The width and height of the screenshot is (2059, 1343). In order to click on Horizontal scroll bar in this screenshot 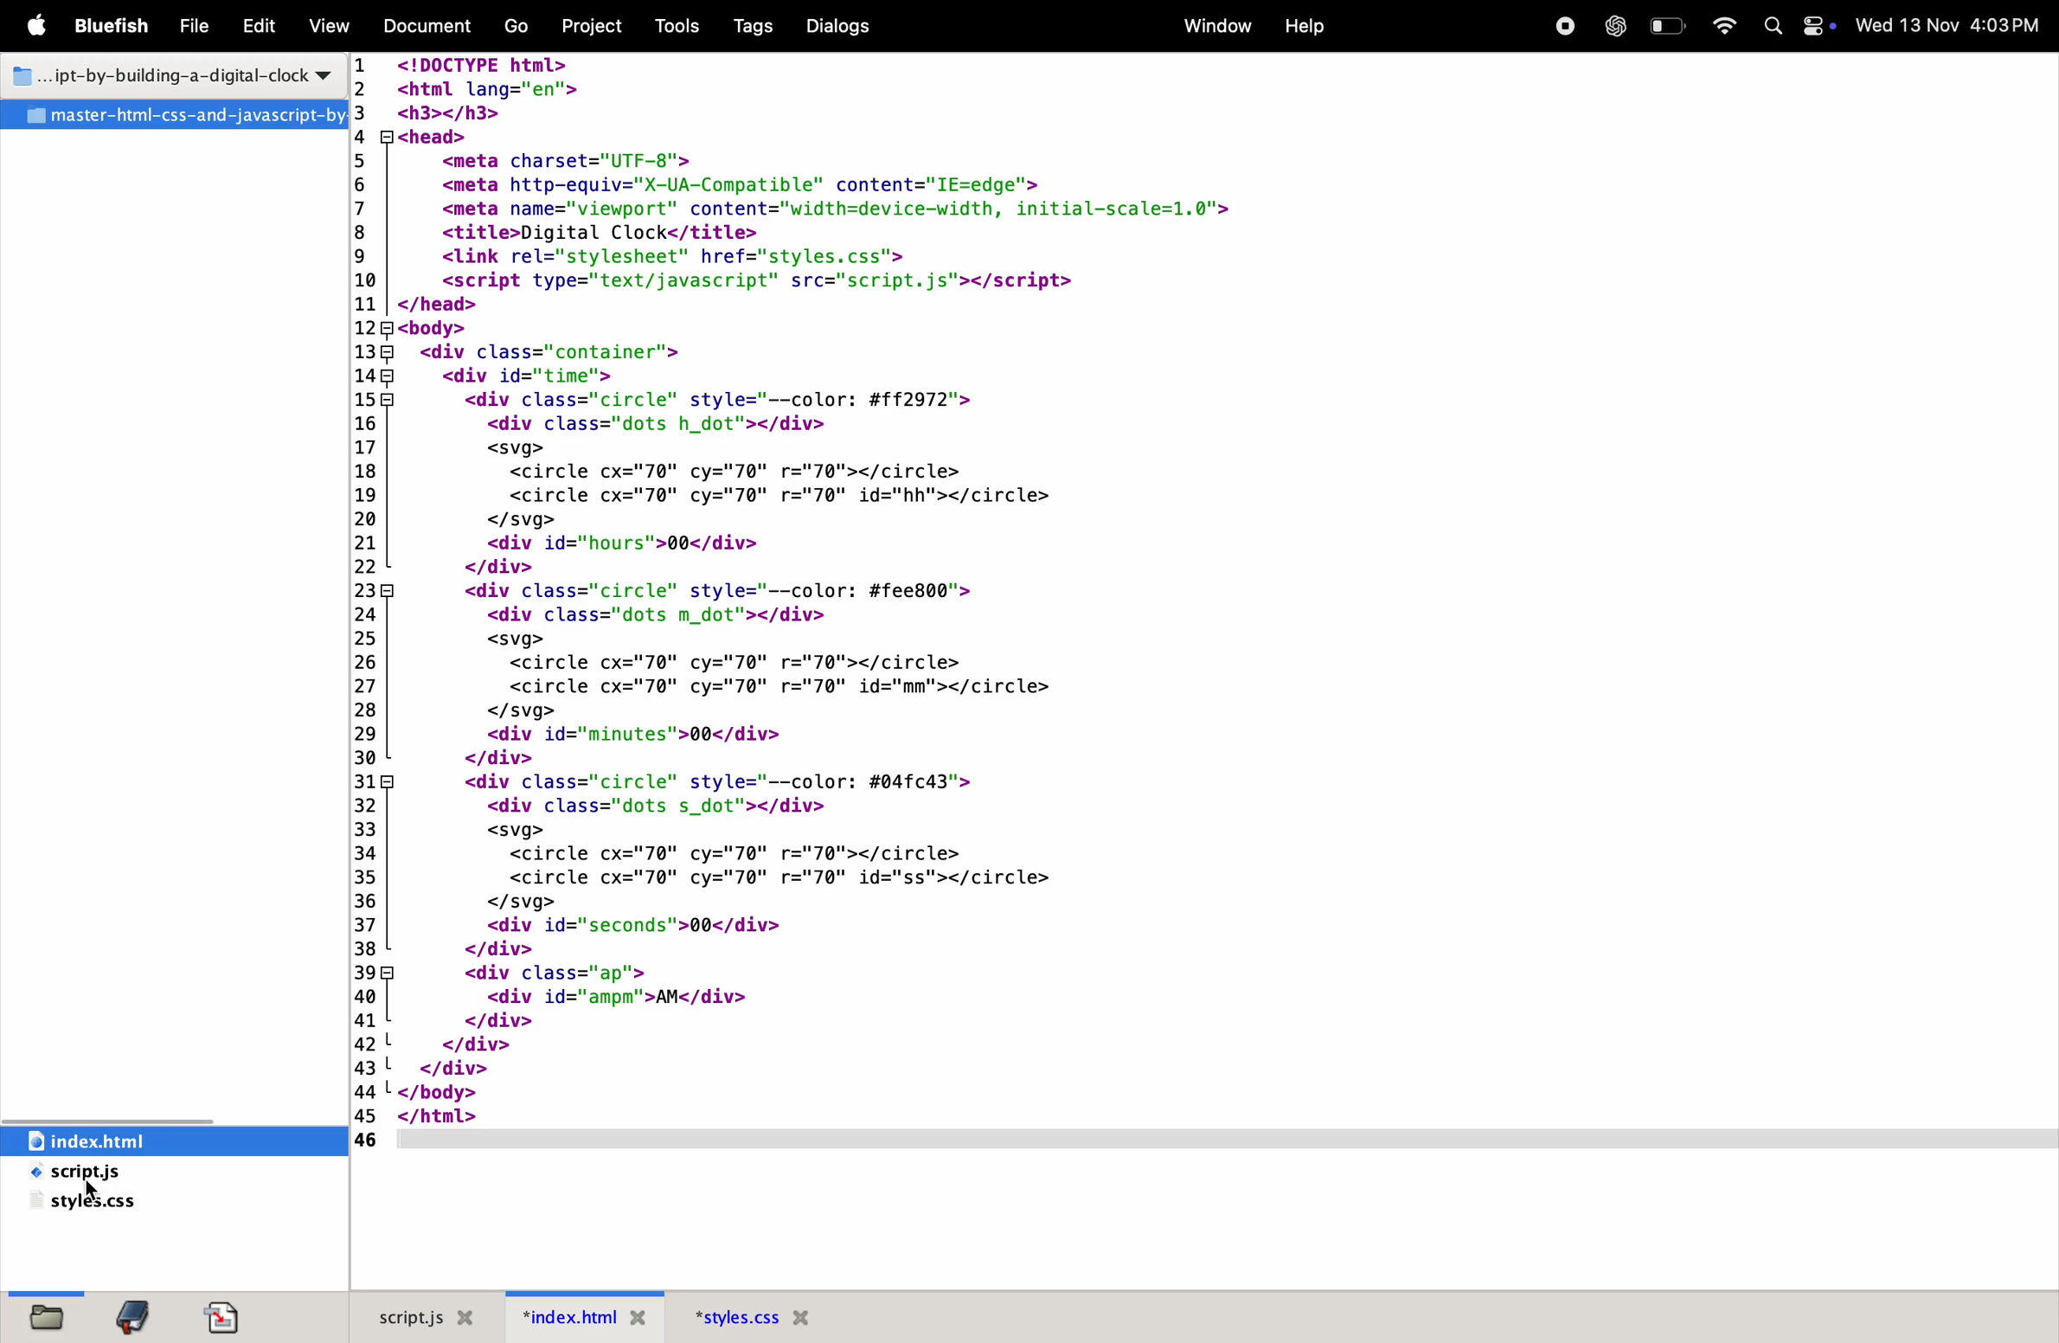, I will do `click(1227, 1143)`.